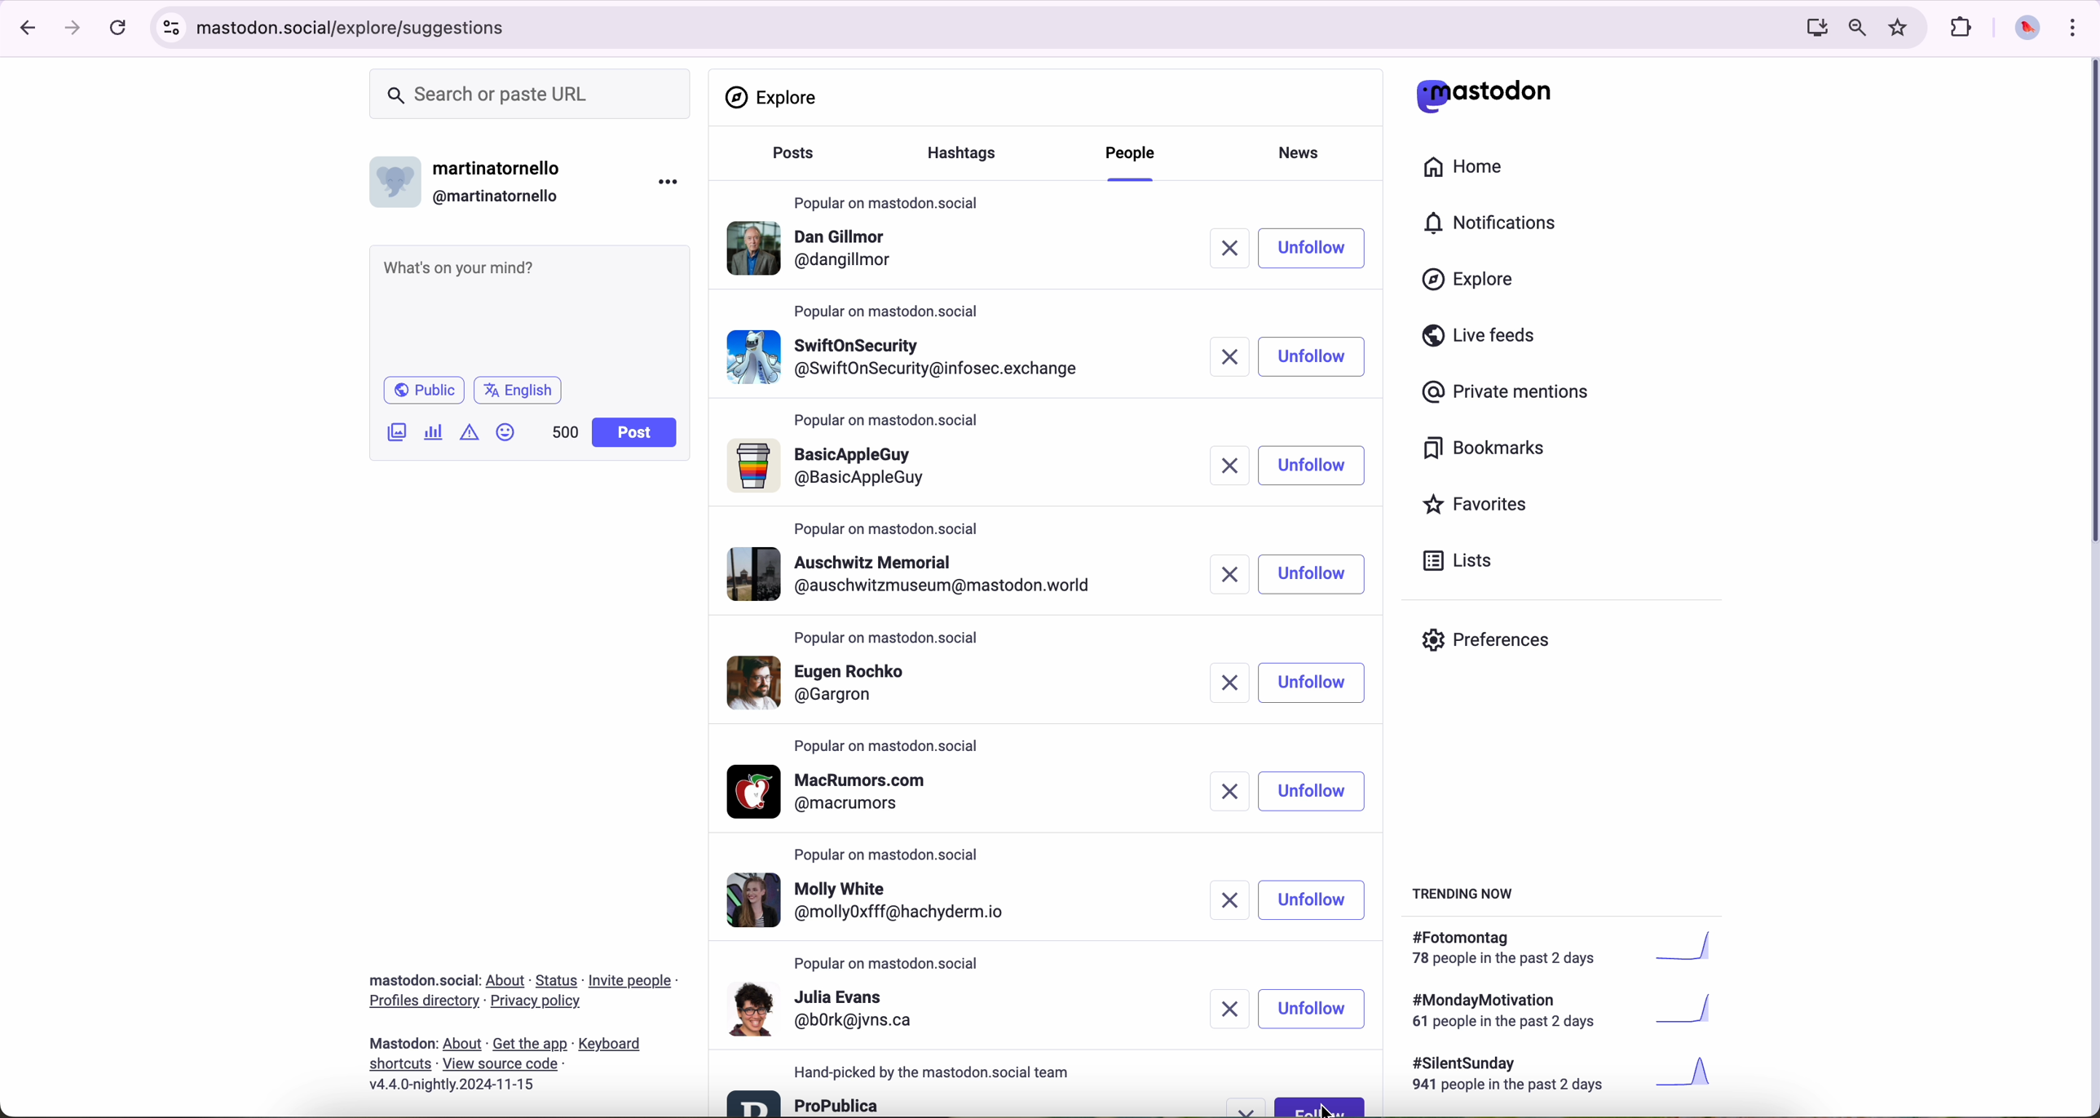  Describe the element at coordinates (920, 574) in the screenshot. I see `profile` at that location.